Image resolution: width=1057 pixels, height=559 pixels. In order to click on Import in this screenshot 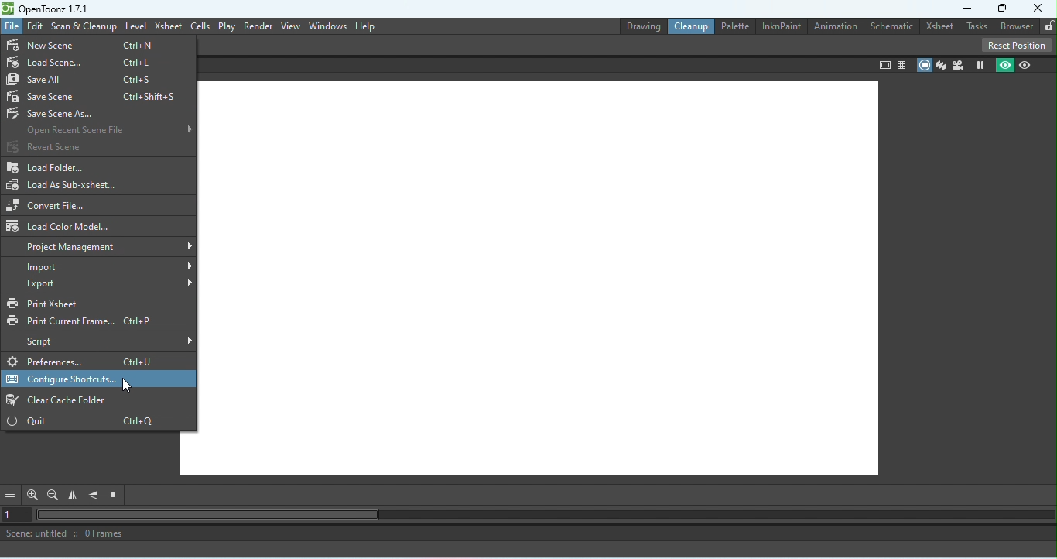, I will do `click(108, 264)`.